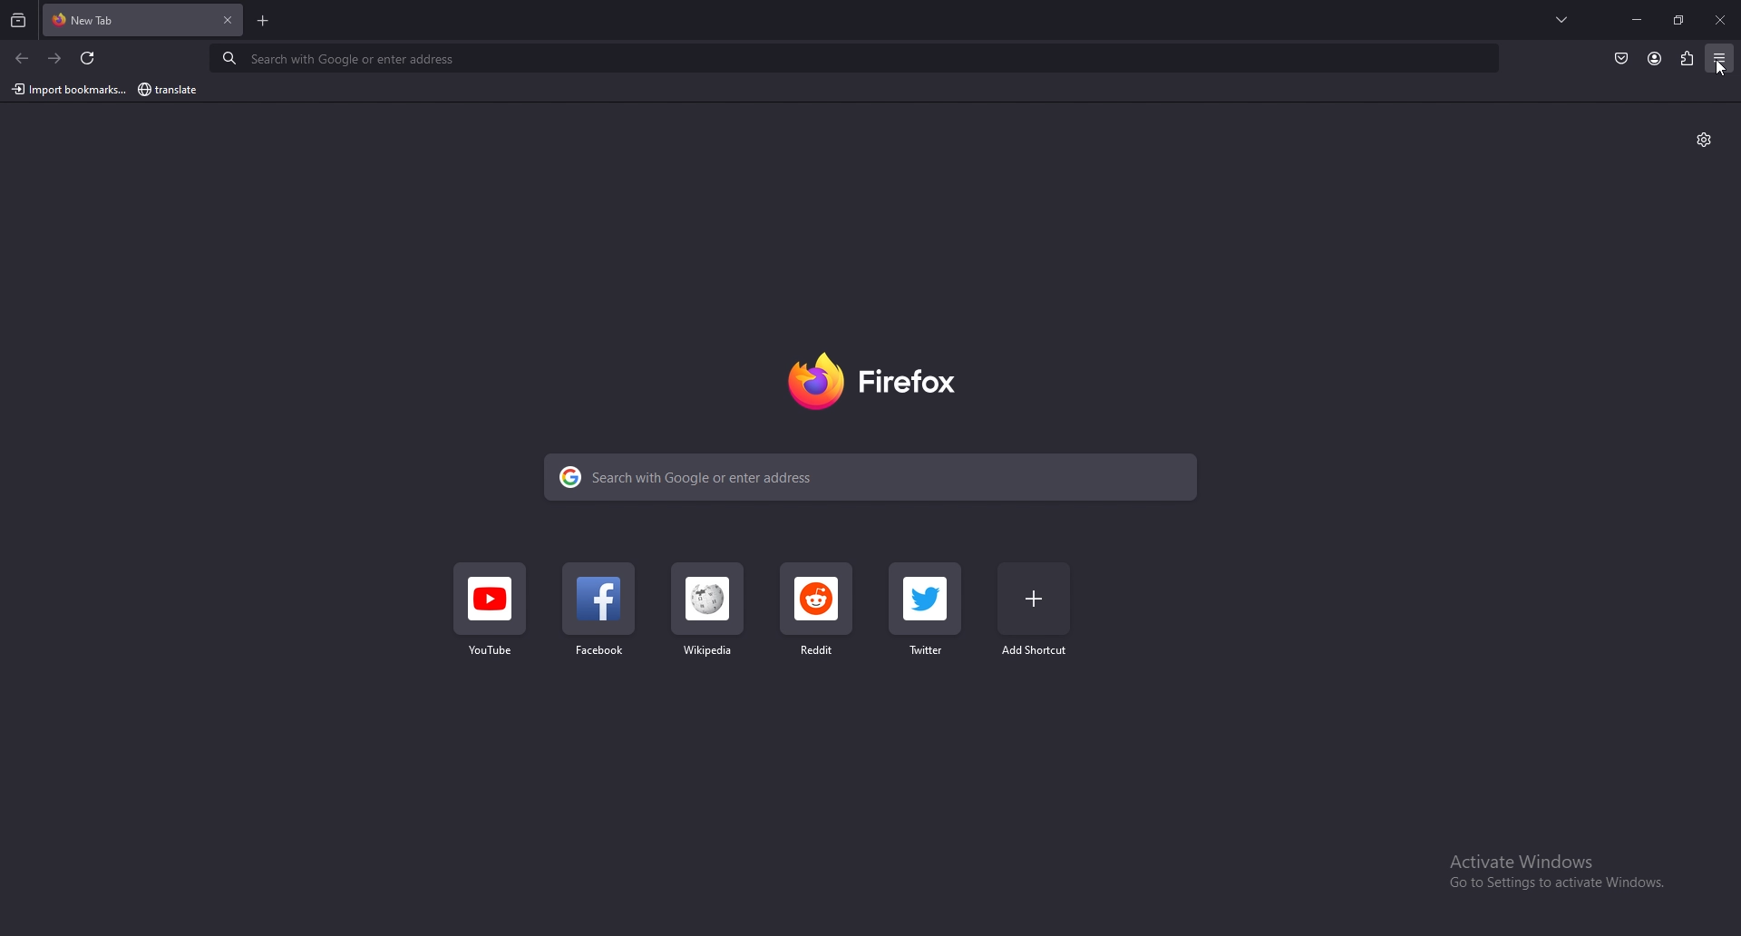 The height and width of the screenshot is (936, 1741). What do you see at coordinates (1678, 20) in the screenshot?
I see `resize` at bounding box center [1678, 20].